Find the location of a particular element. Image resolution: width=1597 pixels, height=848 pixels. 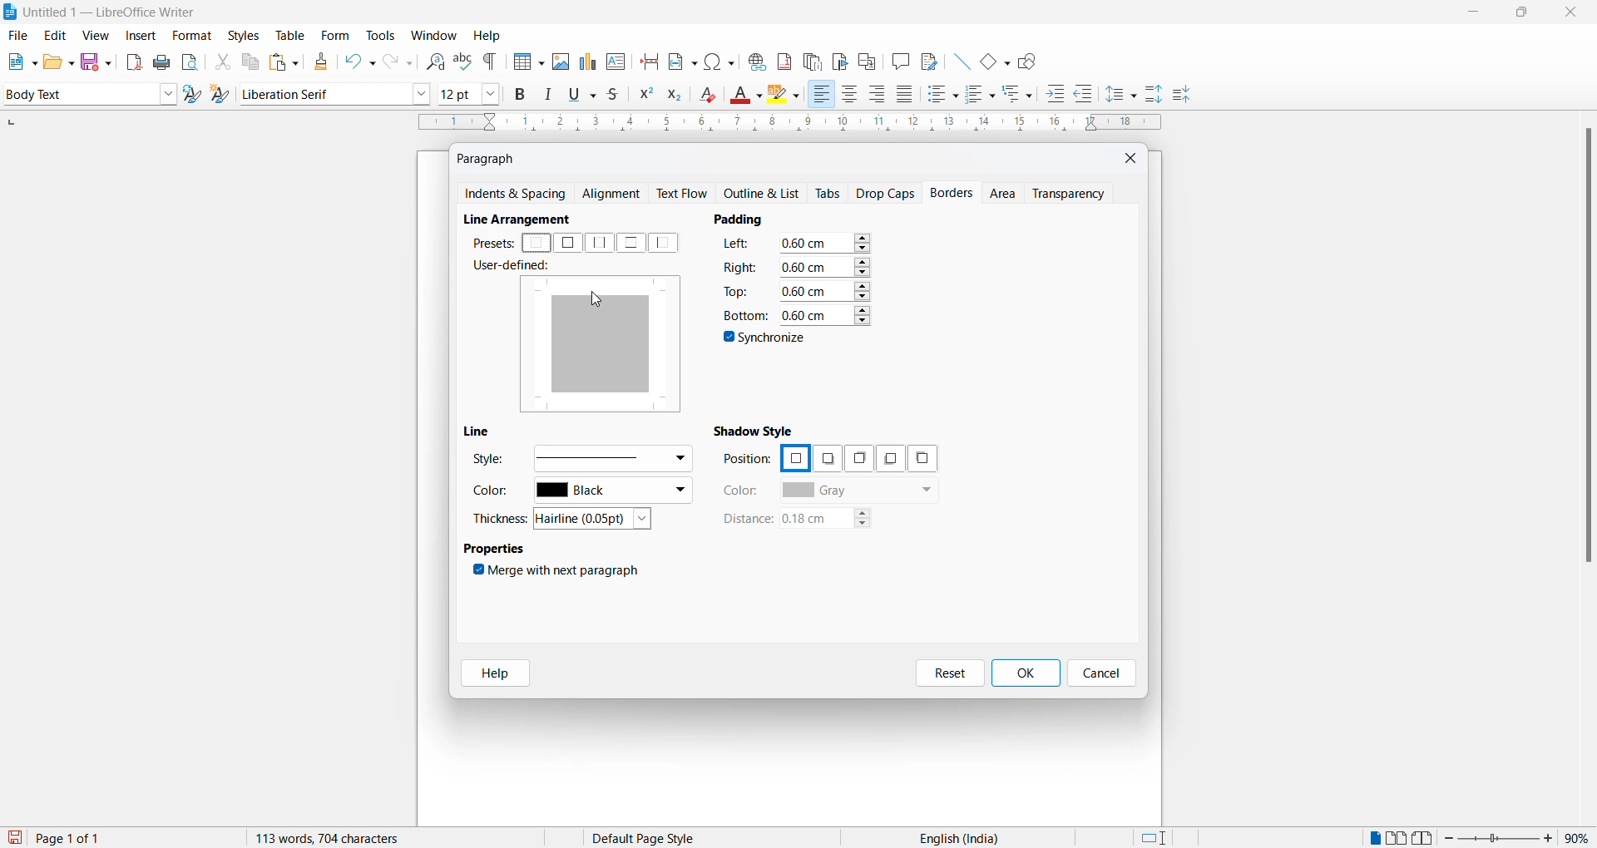

position options is located at coordinates (887, 459).